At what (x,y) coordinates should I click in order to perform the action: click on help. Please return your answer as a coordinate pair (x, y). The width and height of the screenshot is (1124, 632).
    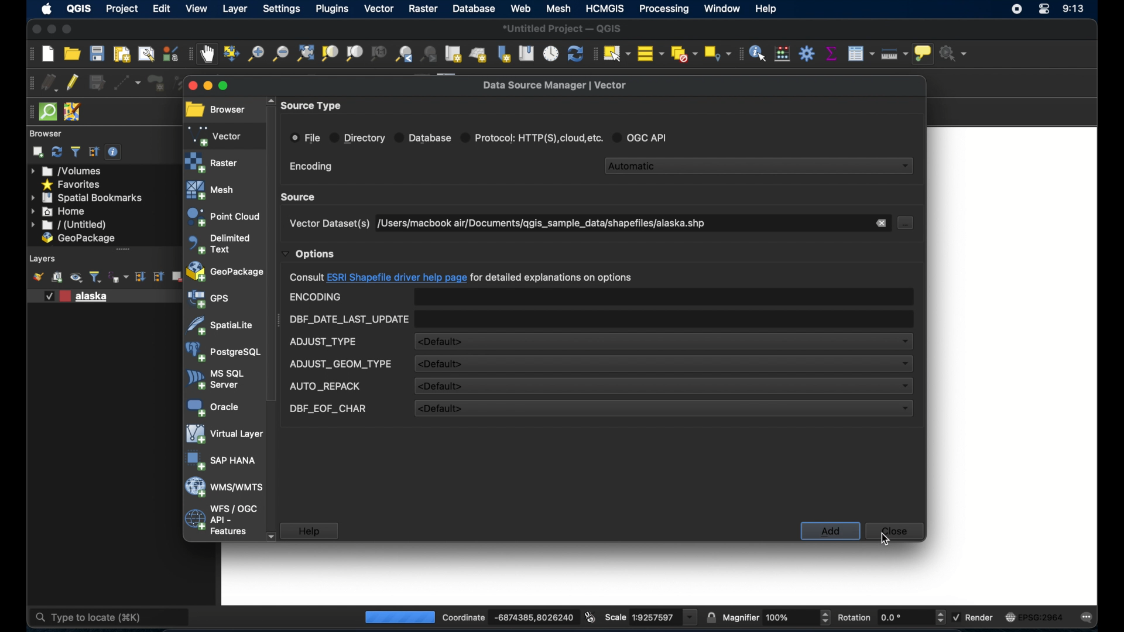
    Looking at the image, I should click on (310, 531).